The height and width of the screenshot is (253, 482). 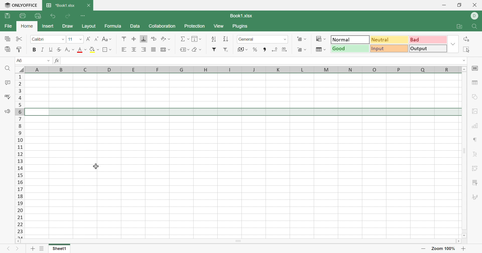 I want to click on Sheet1, so click(x=61, y=249).